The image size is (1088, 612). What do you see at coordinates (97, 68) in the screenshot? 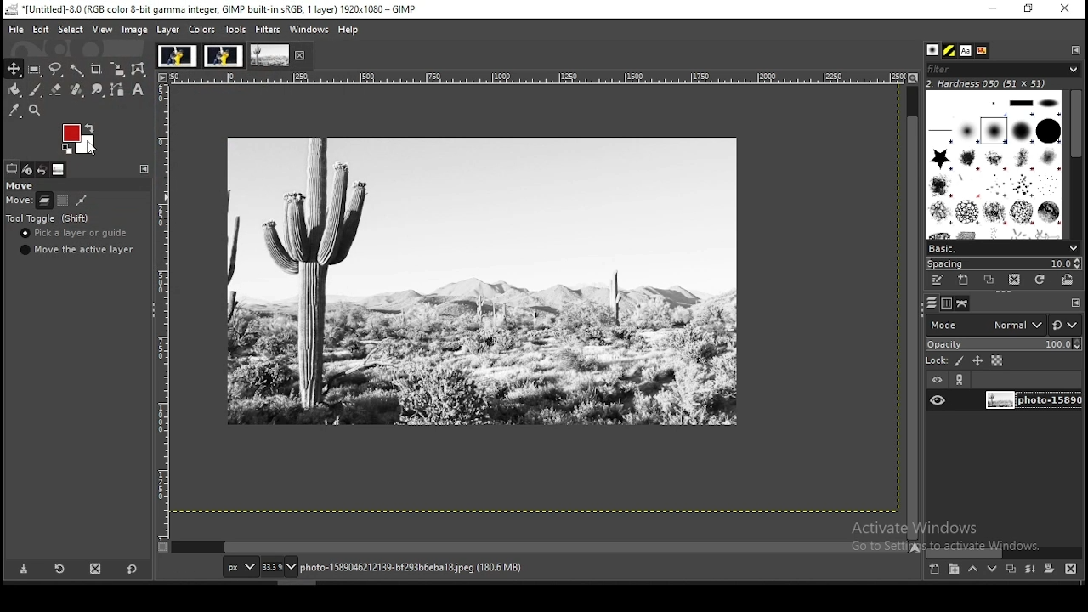
I see `crop tool` at bounding box center [97, 68].